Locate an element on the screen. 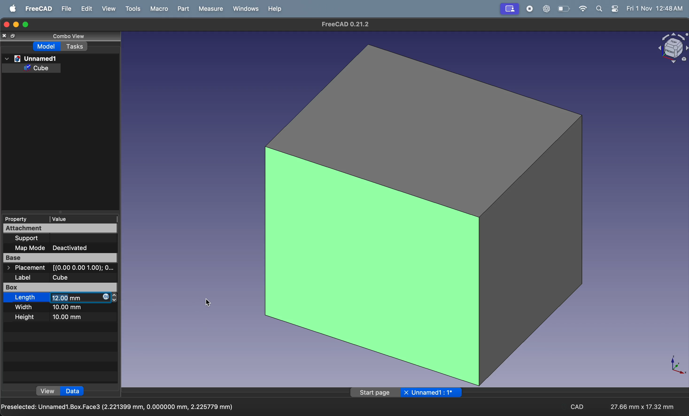 Image resolution: width=689 pixels, height=416 pixels. measure is located at coordinates (210, 9).